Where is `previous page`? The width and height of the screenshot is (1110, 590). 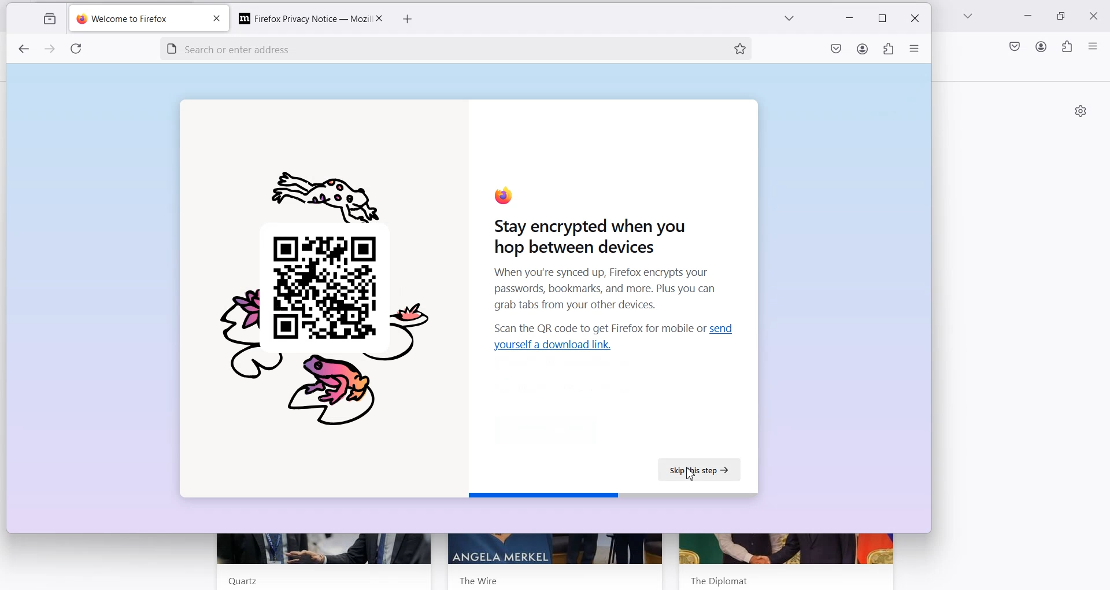 previous page is located at coordinates (23, 50).